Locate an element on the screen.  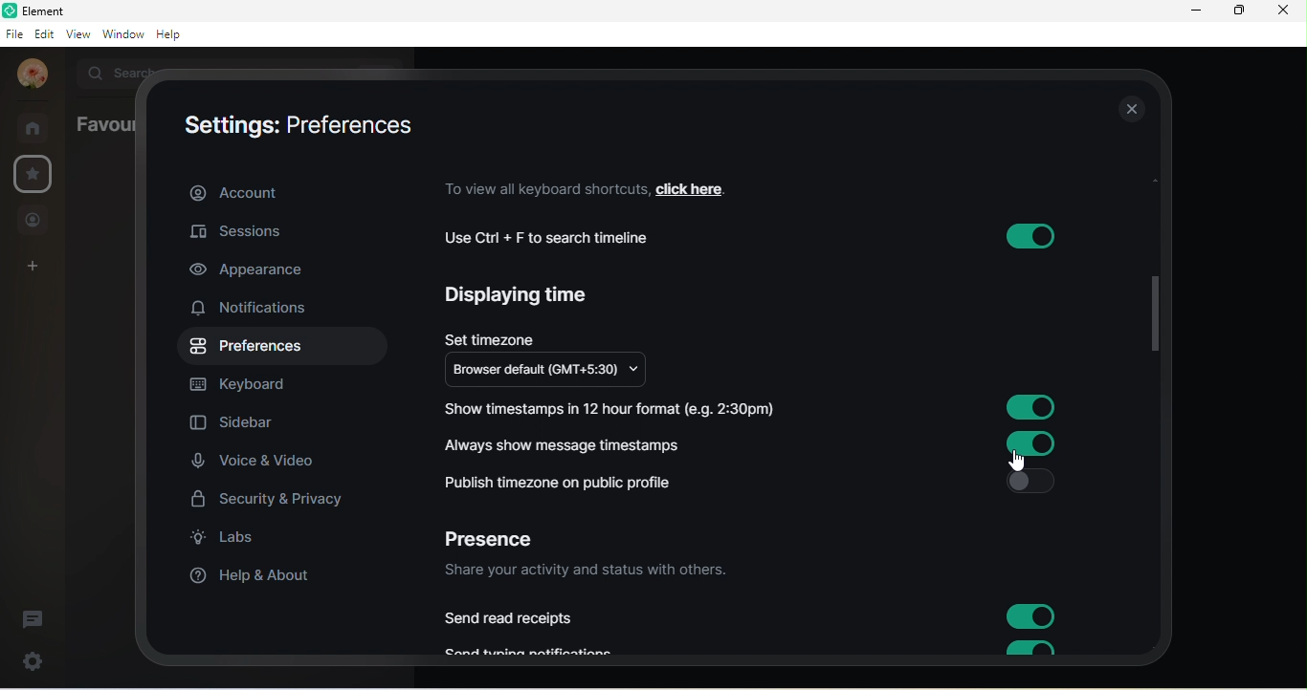
Send typing notifications is located at coordinates (540, 651).